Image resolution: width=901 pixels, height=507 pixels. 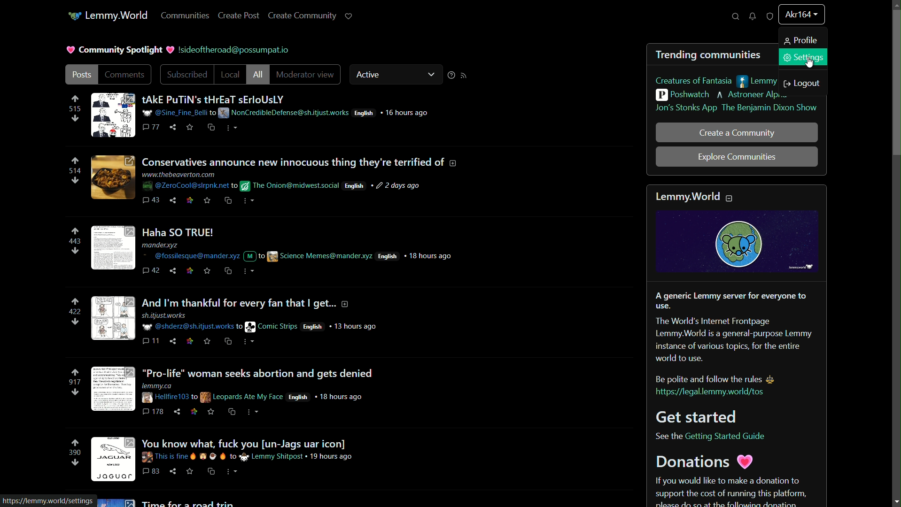 What do you see at coordinates (235, 50) in the screenshot?
I see `cursor` at bounding box center [235, 50].